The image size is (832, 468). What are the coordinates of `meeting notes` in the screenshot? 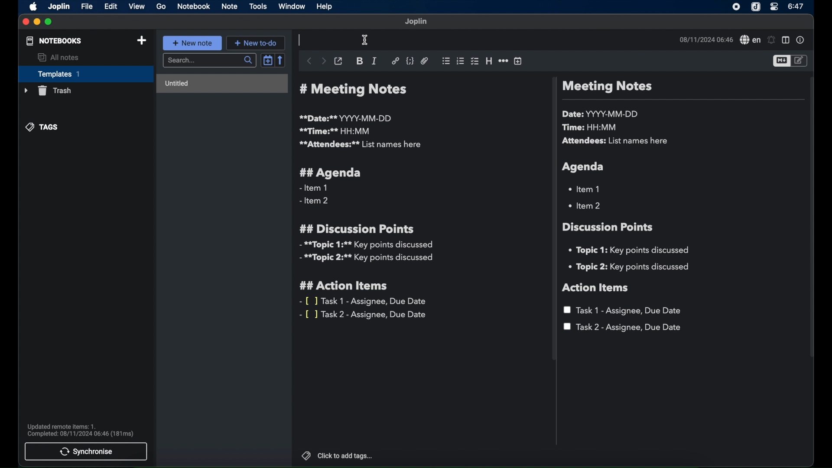 It's located at (607, 87).